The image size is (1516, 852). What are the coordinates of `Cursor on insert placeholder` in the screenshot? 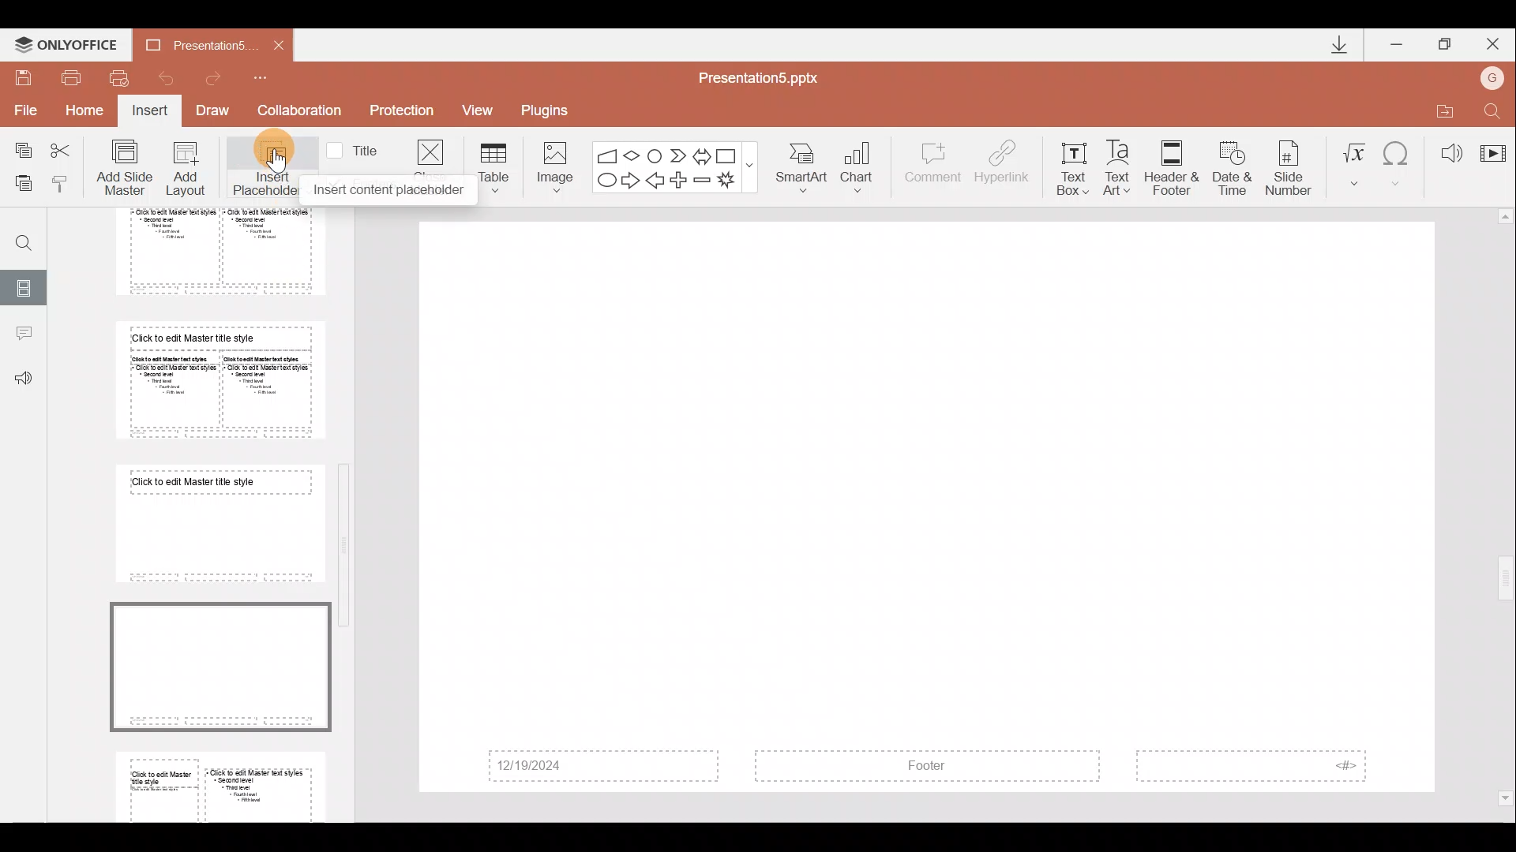 It's located at (285, 156).